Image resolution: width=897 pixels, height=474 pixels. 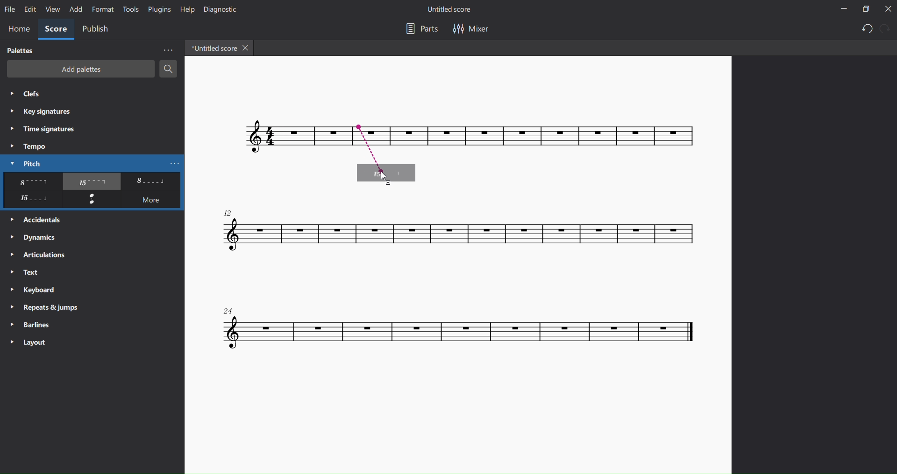 I want to click on inserting area, so click(x=392, y=146).